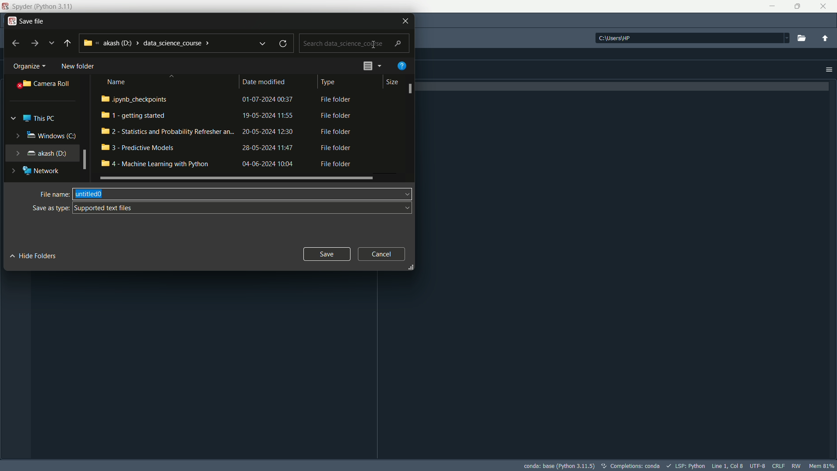 The width and height of the screenshot is (837, 471). What do you see at coordinates (30, 66) in the screenshot?
I see `organize` at bounding box center [30, 66].